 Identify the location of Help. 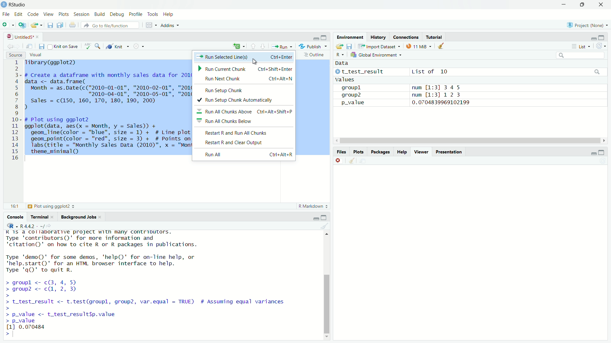
(402, 151).